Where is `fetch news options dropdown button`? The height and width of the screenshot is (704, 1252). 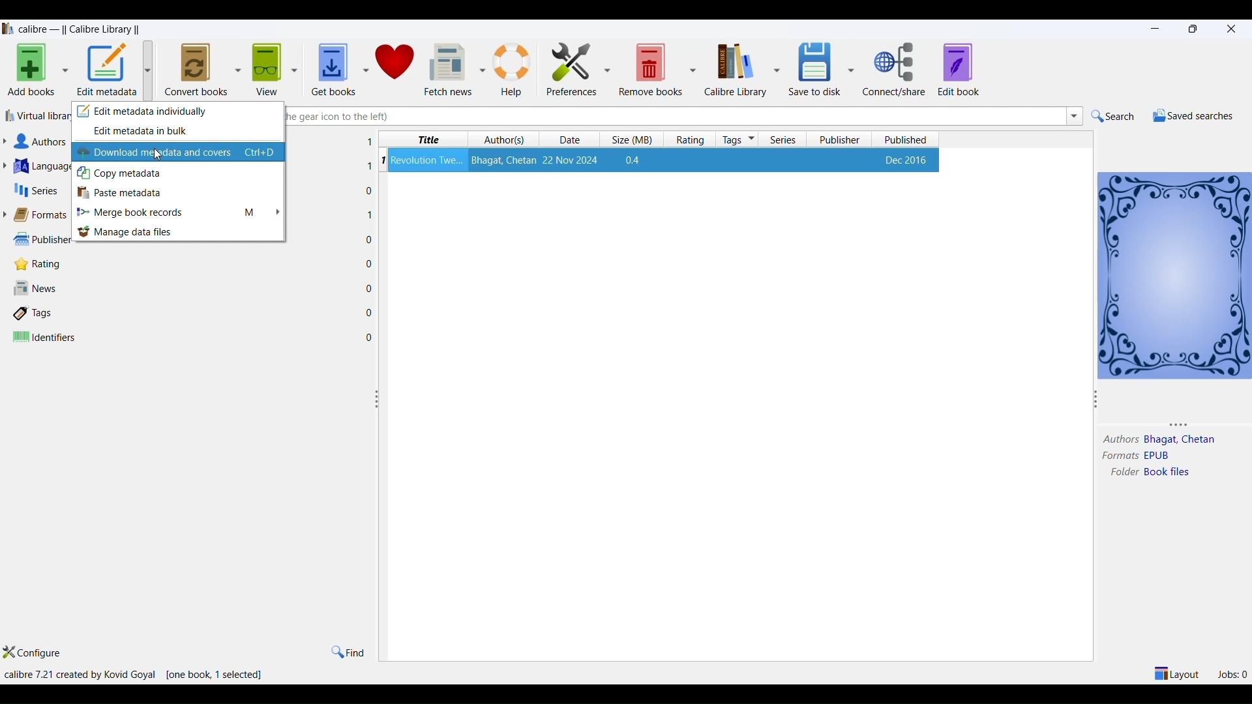 fetch news options dropdown button is located at coordinates (483, 65).